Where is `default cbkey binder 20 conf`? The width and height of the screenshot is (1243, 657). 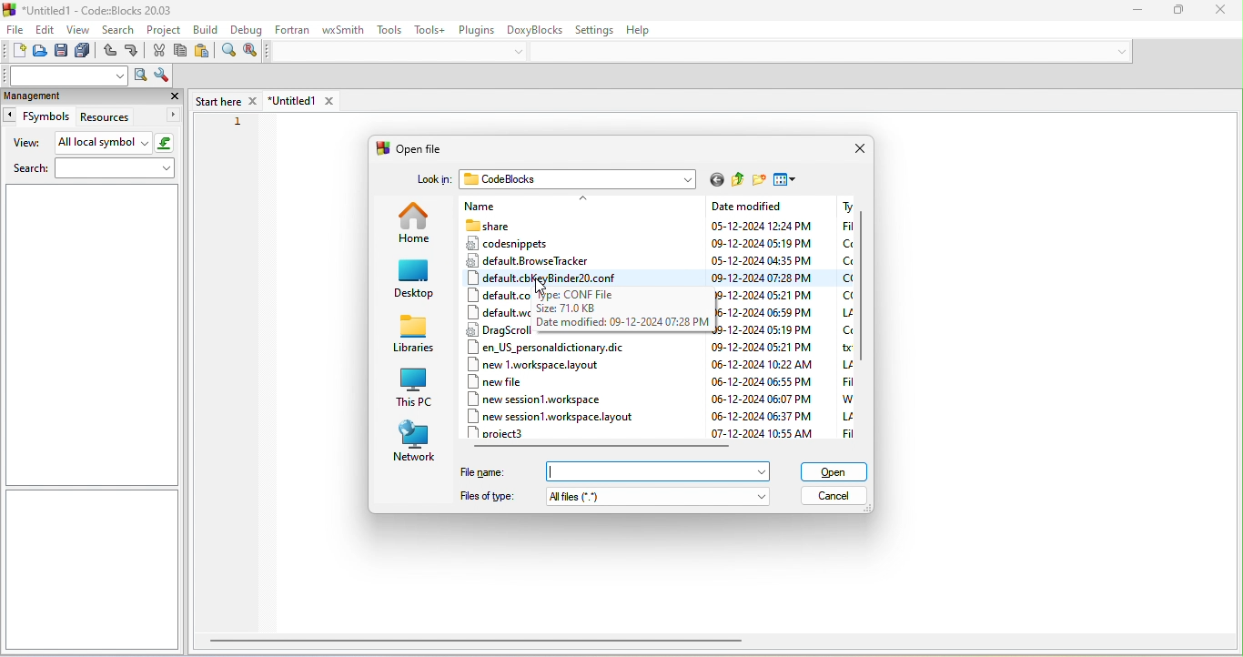
default cbkey binder 20 conf is located at coordinates (585, 278).